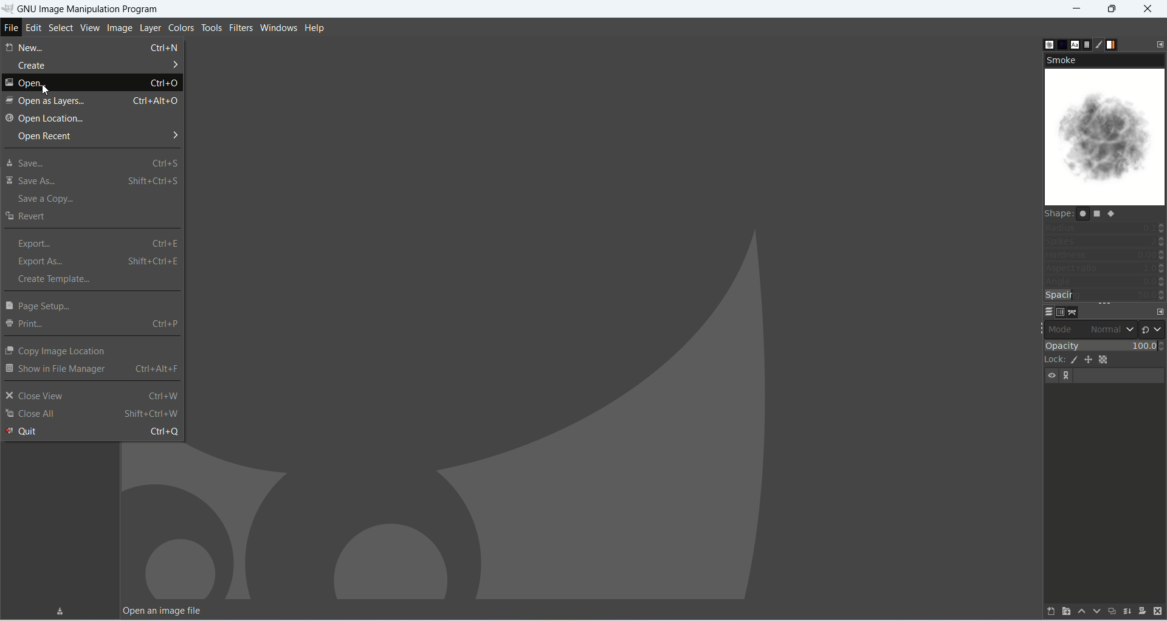  Describe the element at coordinates (89, 27) in the screenshot. I see `View` at that location.